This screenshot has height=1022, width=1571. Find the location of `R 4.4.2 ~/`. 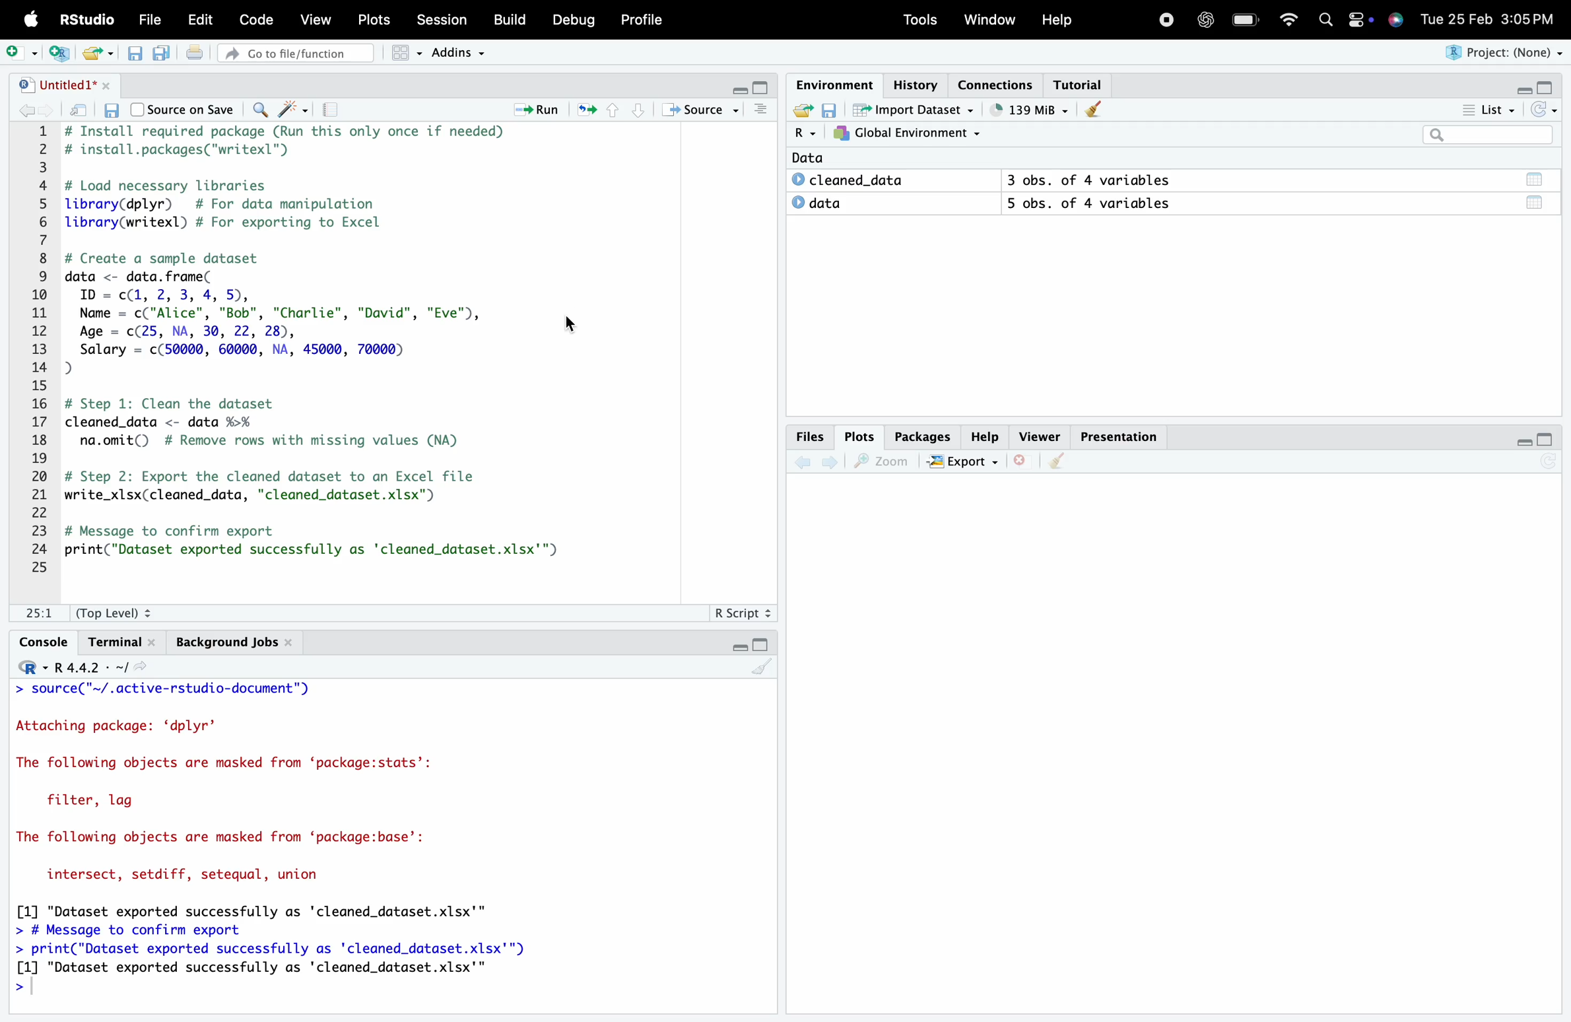

R 4.4.2 ~/ is located at coordinates (92, 666).